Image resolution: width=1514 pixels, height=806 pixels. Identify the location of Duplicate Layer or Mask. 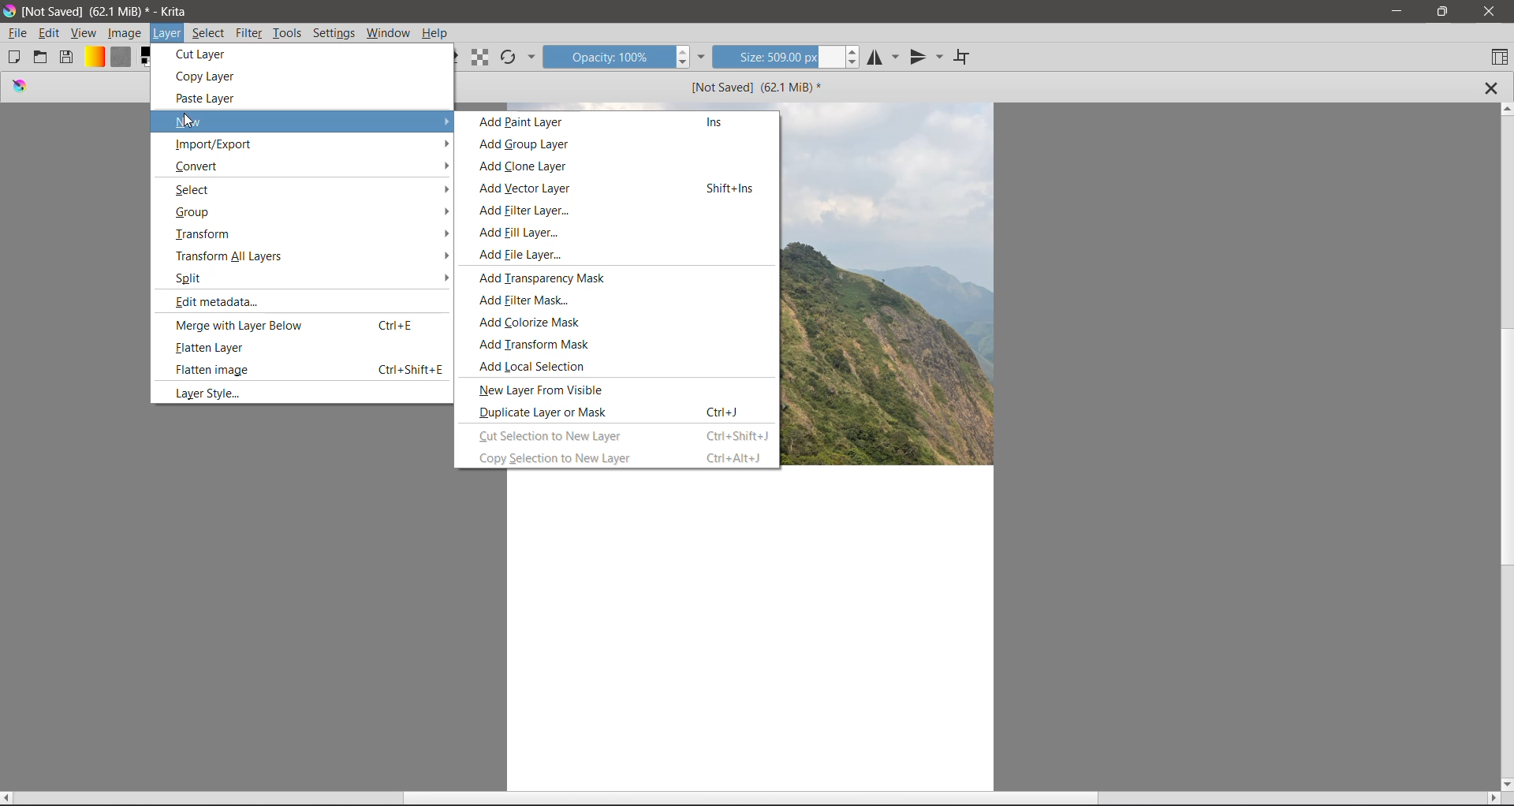
(613, 412).